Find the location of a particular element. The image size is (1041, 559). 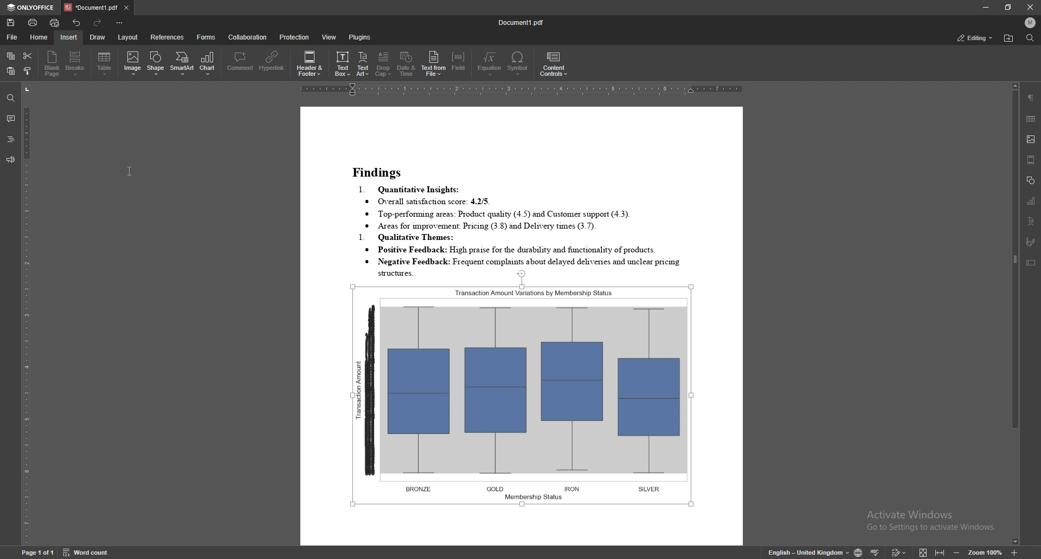

references is located at coordinates (168, 37).